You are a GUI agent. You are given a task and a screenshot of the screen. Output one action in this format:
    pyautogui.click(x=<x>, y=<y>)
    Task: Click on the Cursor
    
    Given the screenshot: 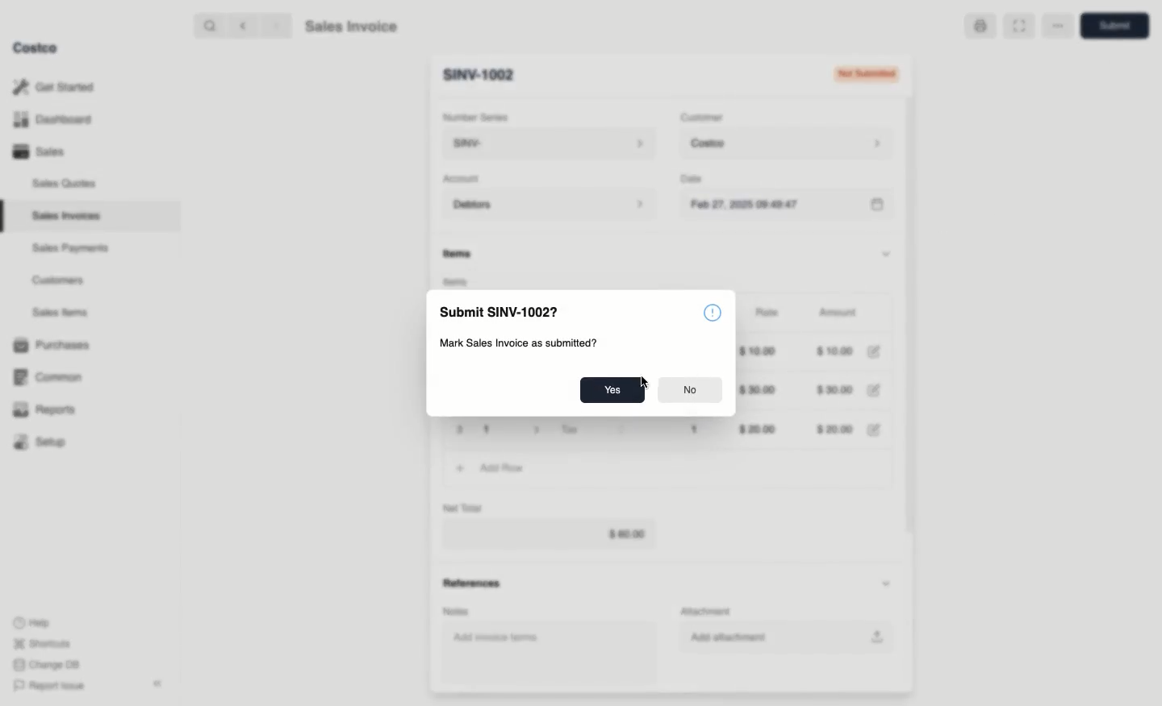 What is the action you would take?
    pyautogui.click(x=642, y=382)
    